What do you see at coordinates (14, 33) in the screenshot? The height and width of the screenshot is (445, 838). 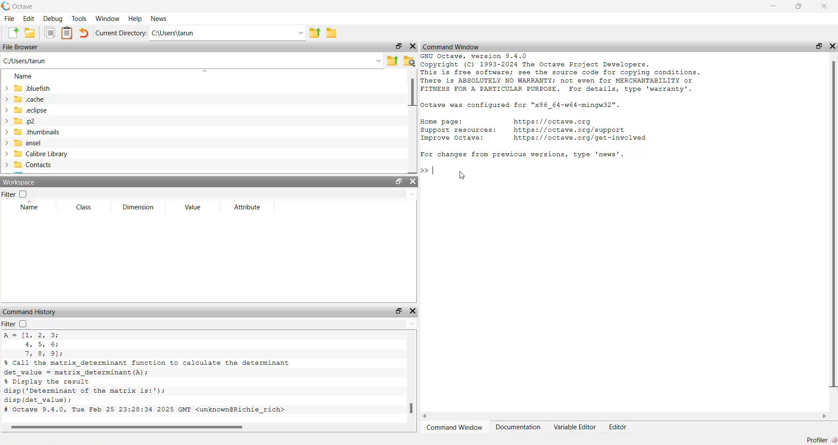 I see `new script` at bounding box center [14, 33].